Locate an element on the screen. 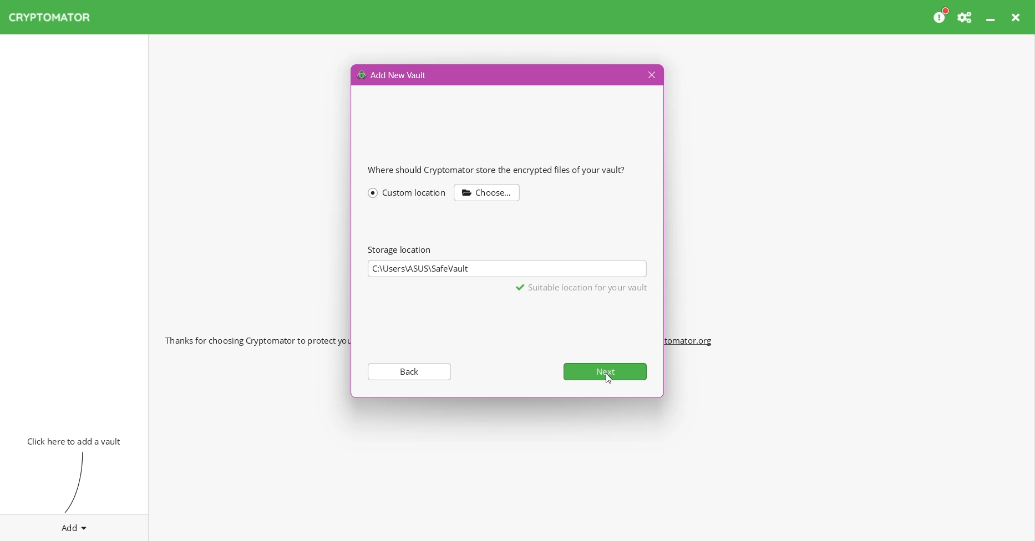  Preferences is located at coordinates (966, 17).